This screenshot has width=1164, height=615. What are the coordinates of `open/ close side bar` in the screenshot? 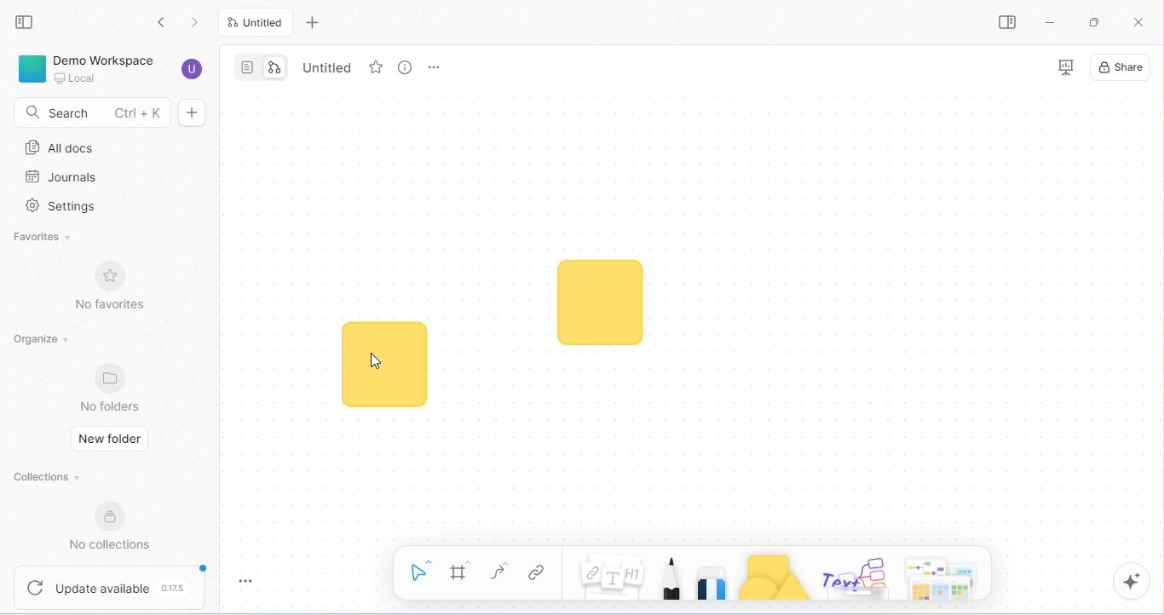 It's located at (1007, 22).